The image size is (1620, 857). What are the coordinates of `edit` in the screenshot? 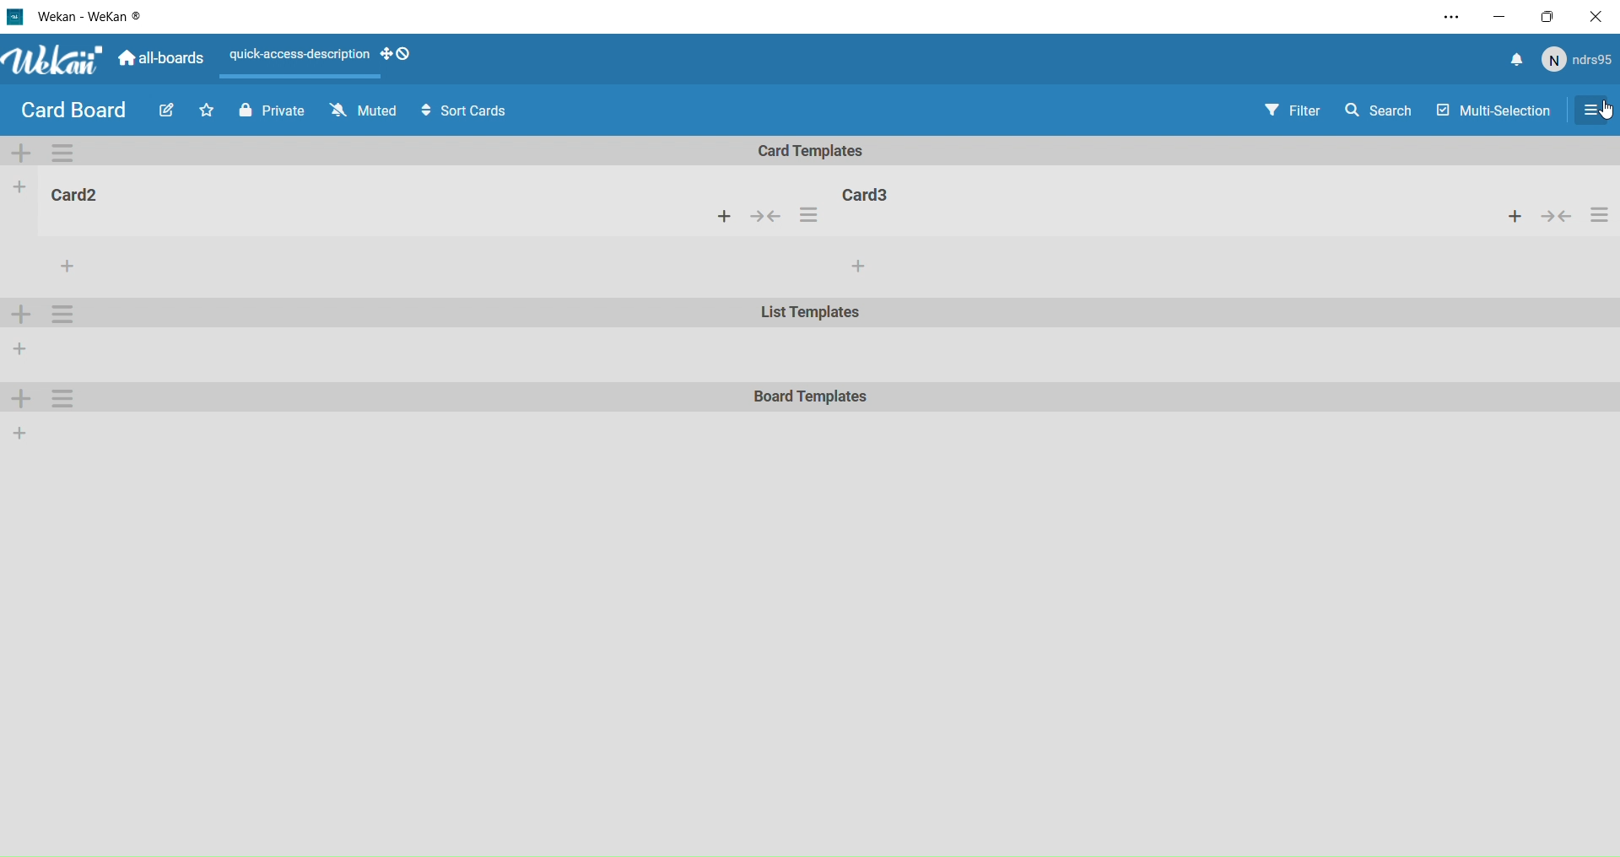 It's located at (164, 113).